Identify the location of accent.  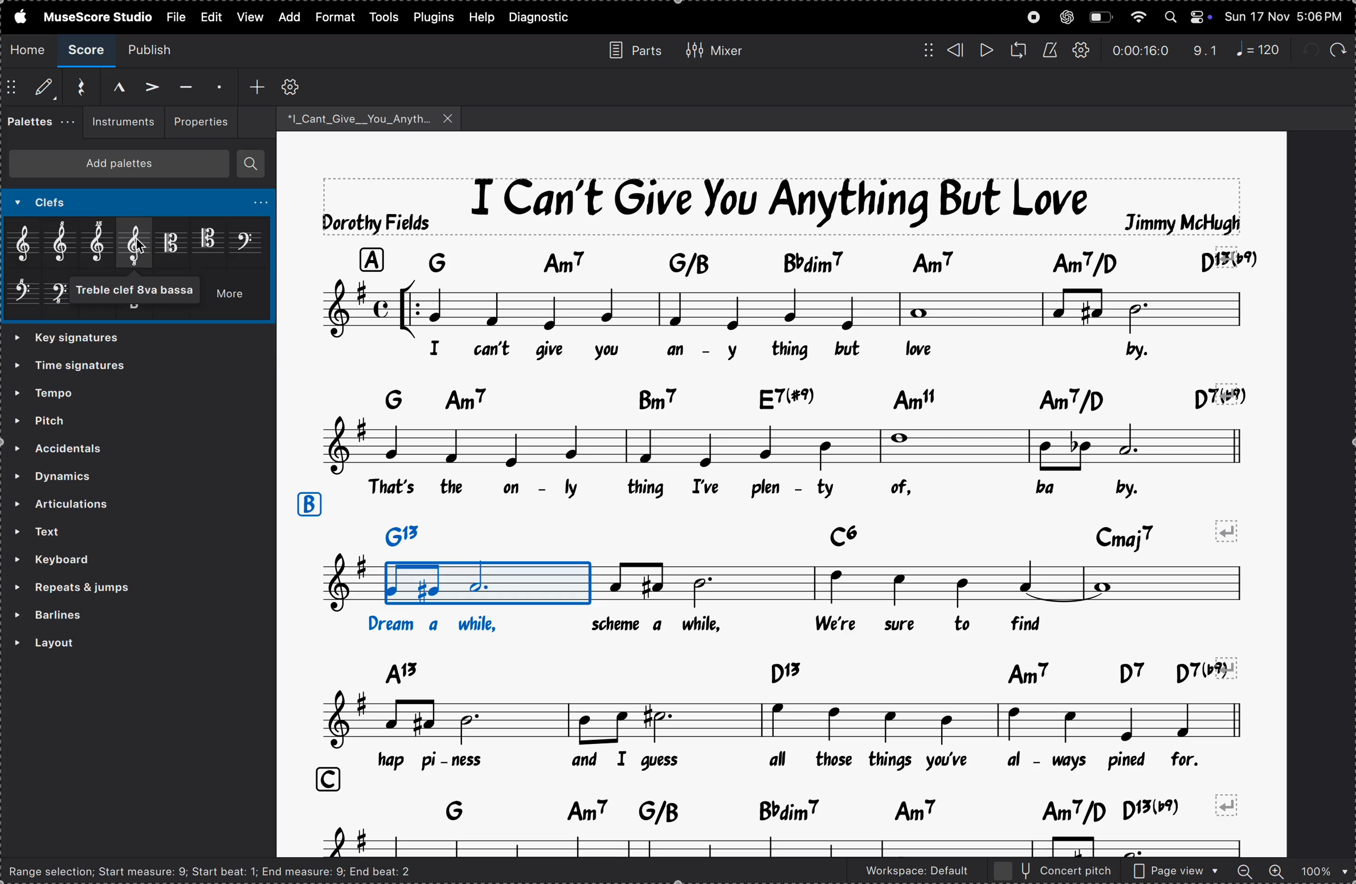
(147, 85).